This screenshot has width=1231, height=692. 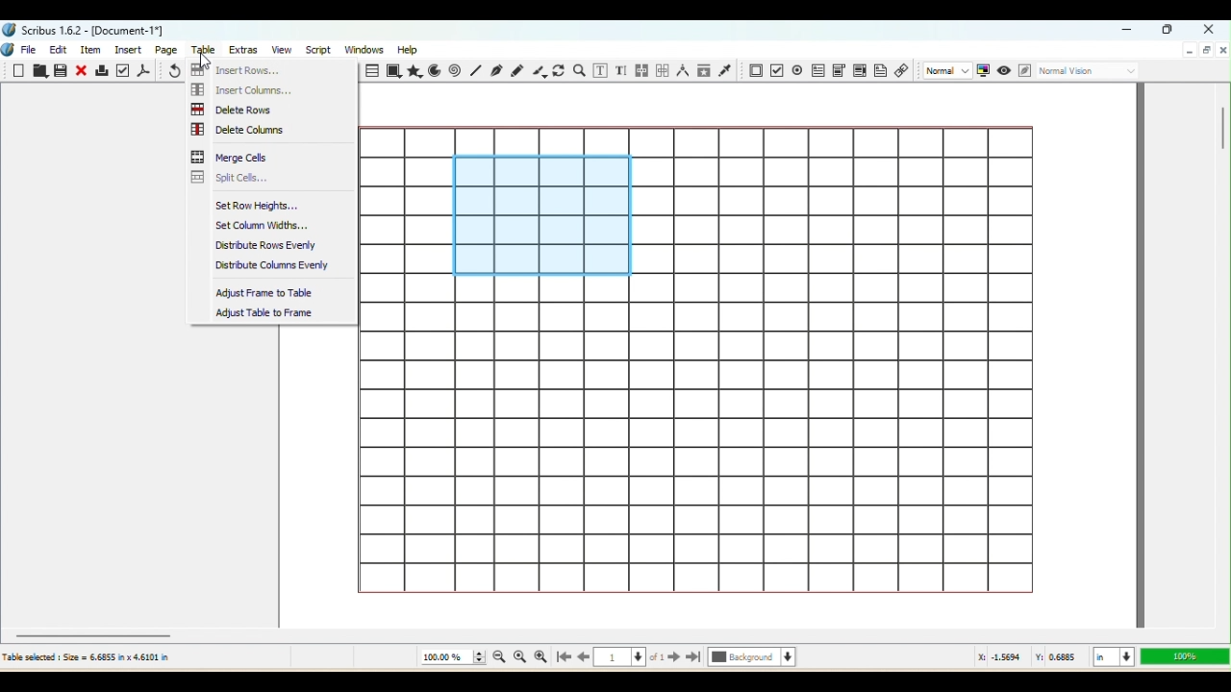 I want to click on Text Annotation, so click(x=880, y=73).